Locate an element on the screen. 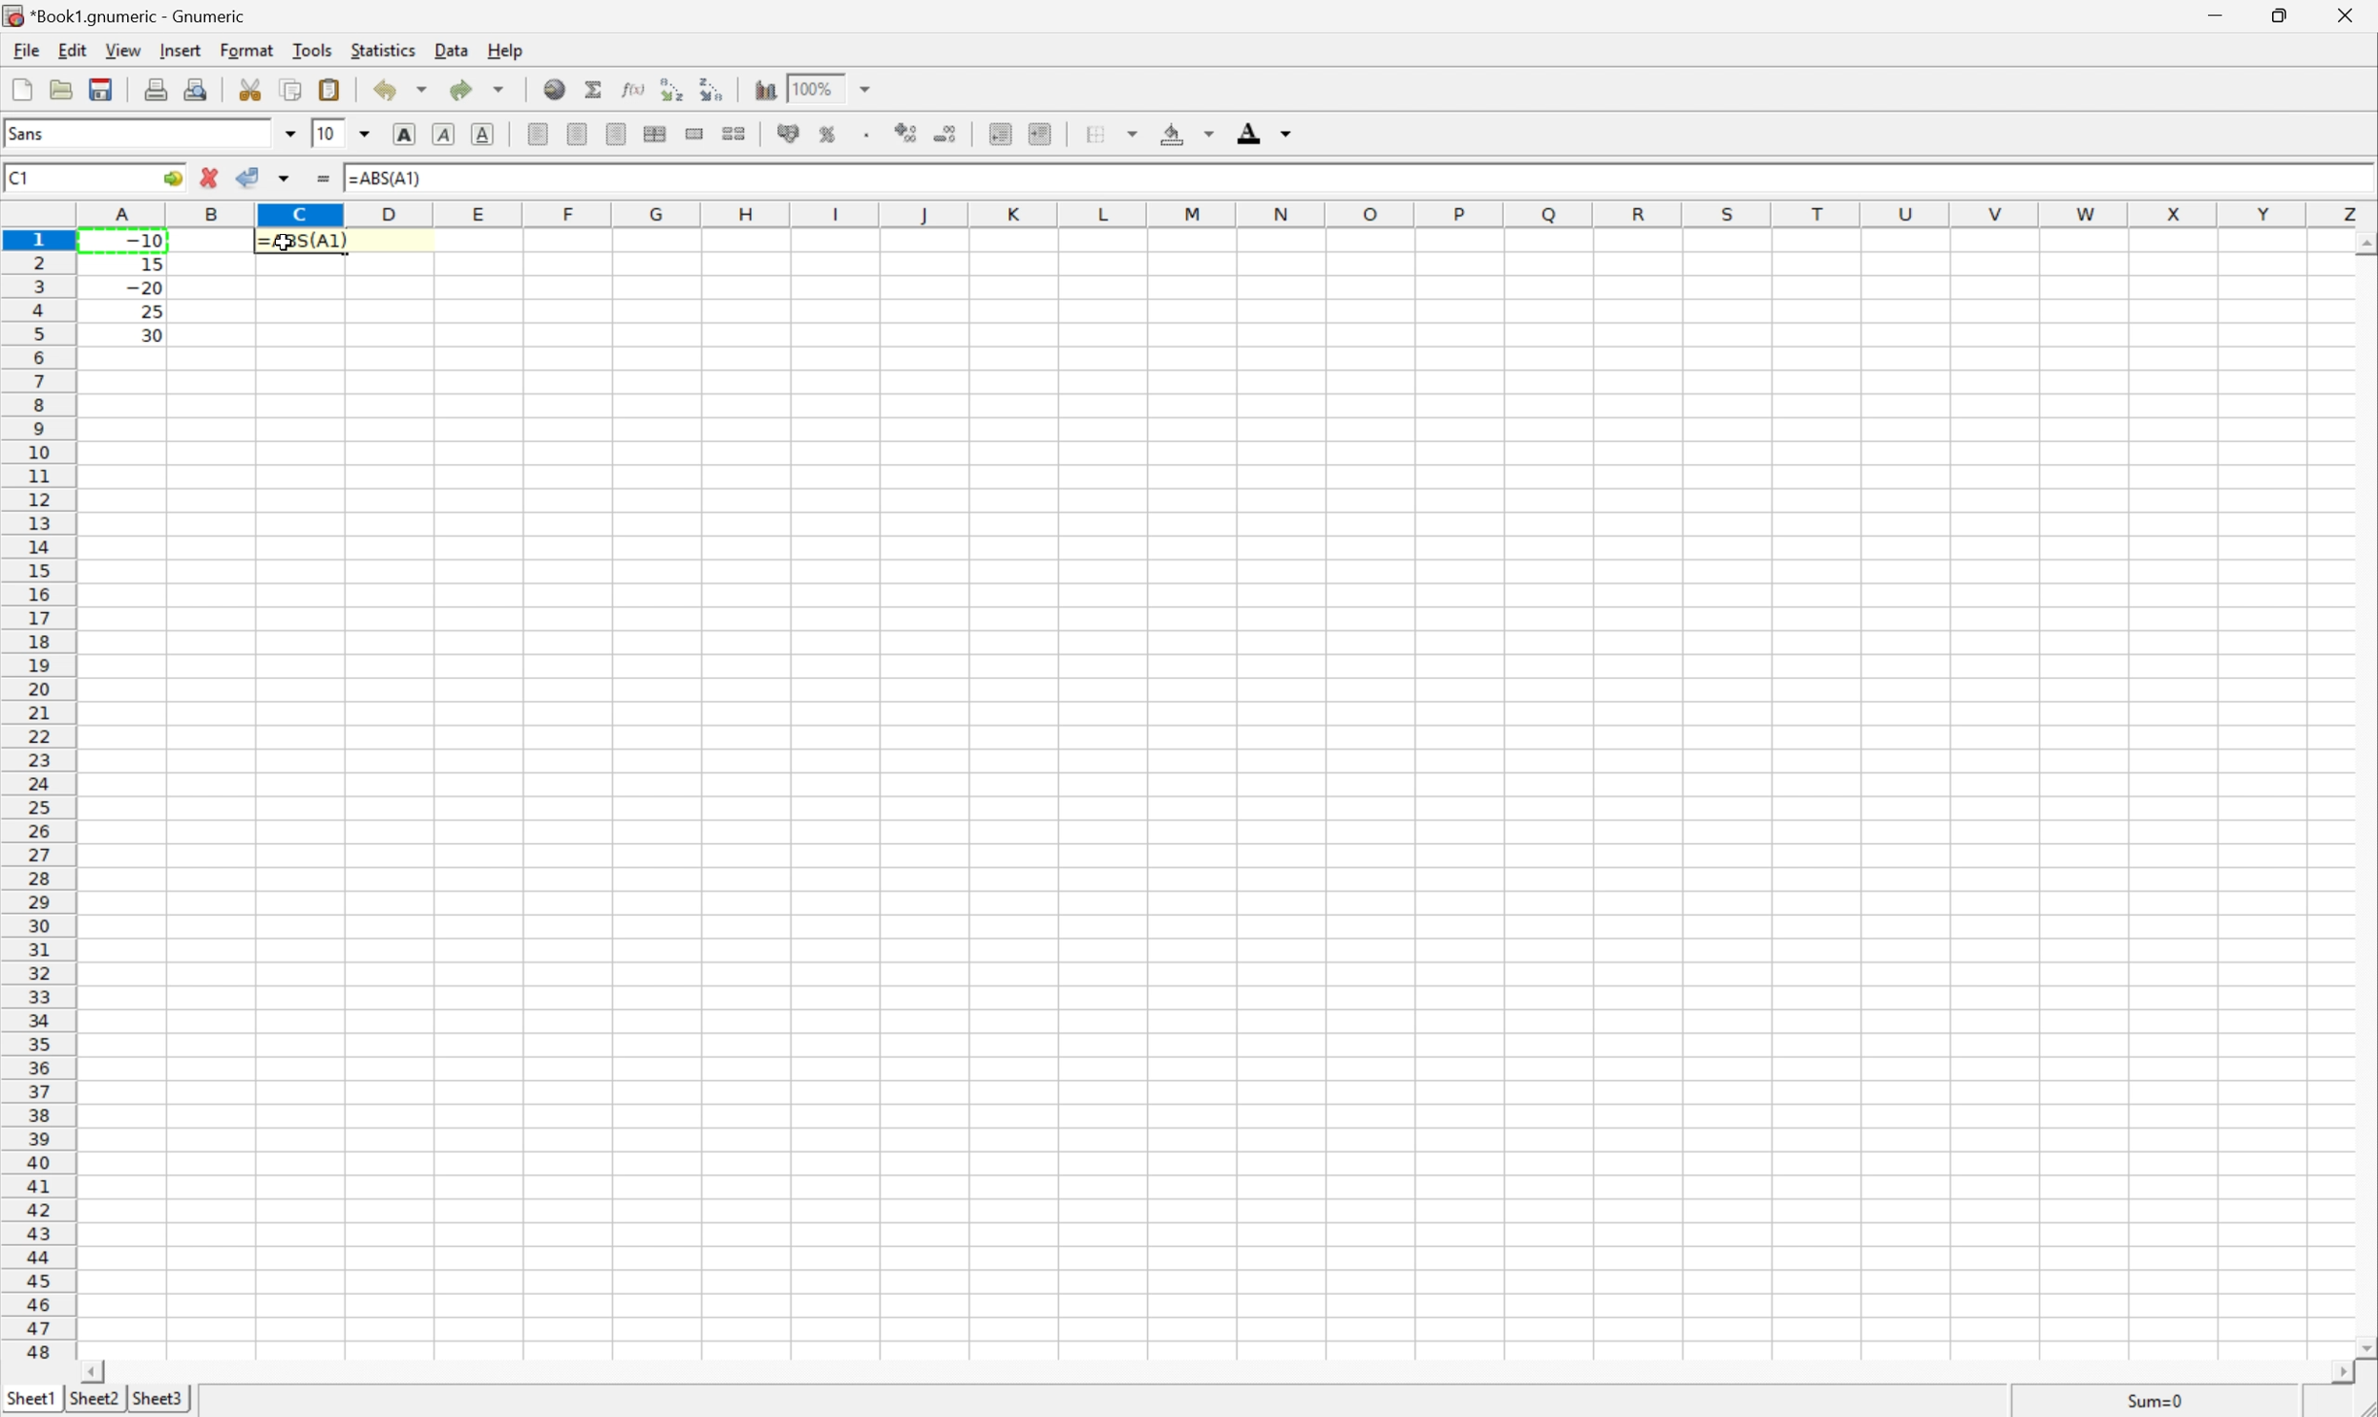 This screenshot has height=1417, width=2378. Increase indent, and align the content to the left is located at coordinates (1037, 133).